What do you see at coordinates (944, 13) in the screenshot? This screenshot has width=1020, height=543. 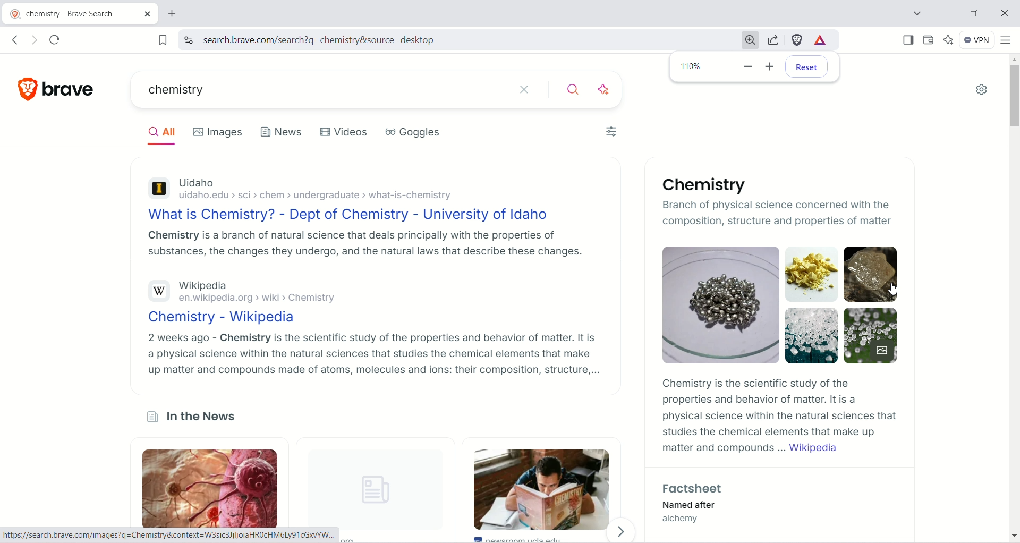 I see `minimize` at bounding box center [944, 13].